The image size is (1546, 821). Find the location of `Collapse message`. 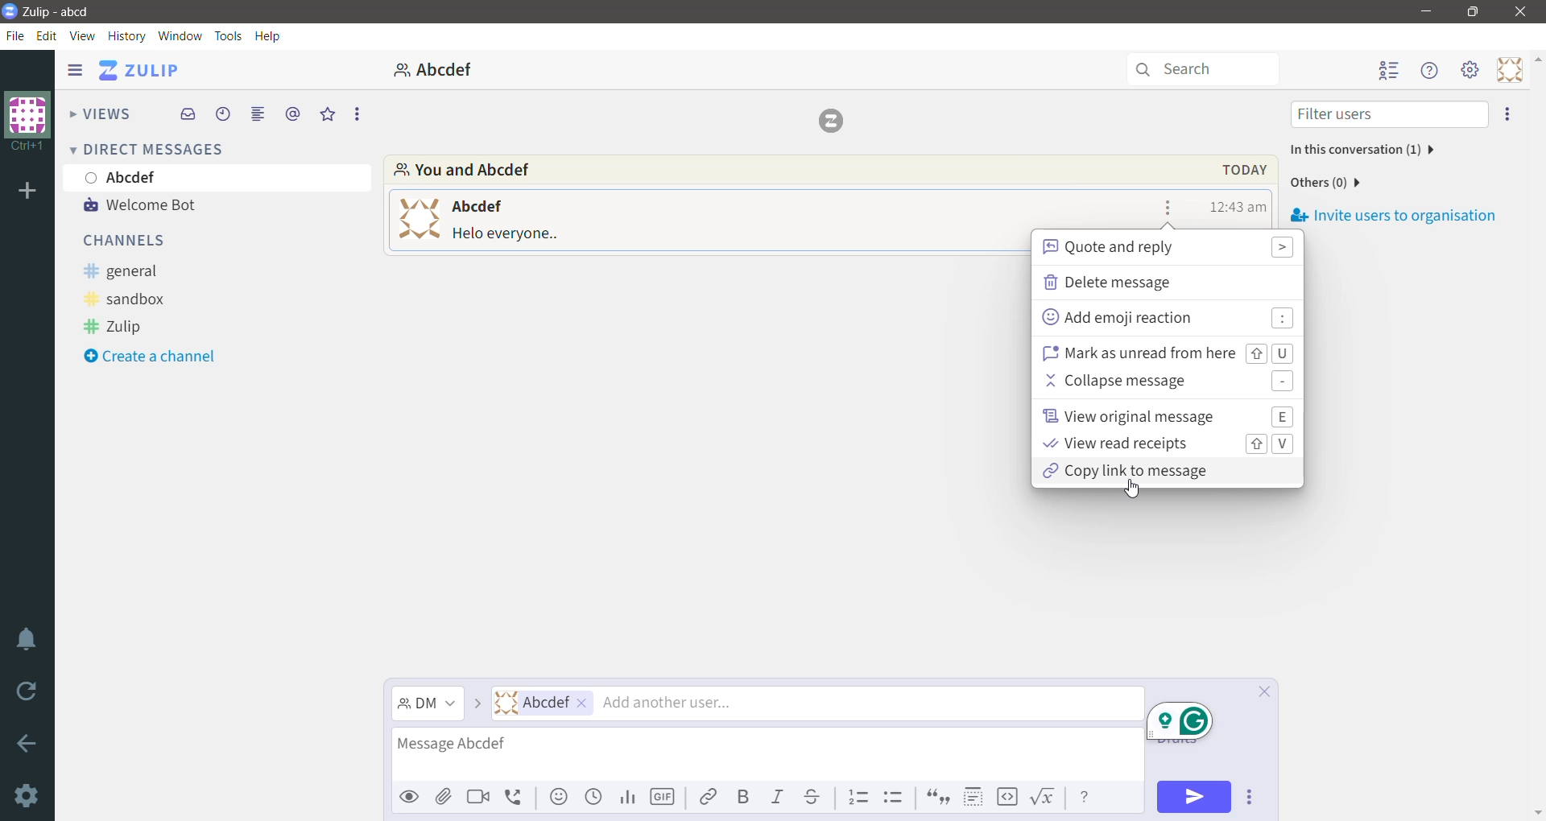

Collapse message is located at coordinates (1168, 382).